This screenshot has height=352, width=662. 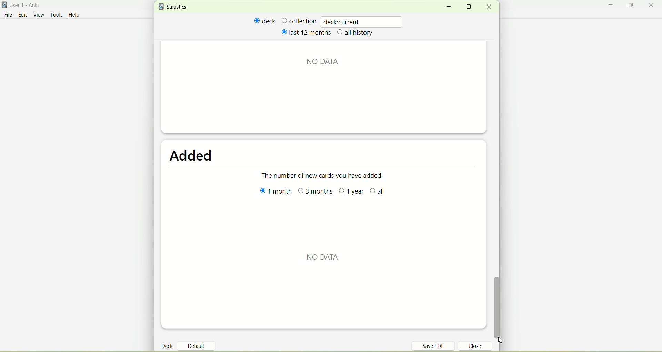 I want to click on minimize, so click(x=613, y=6).